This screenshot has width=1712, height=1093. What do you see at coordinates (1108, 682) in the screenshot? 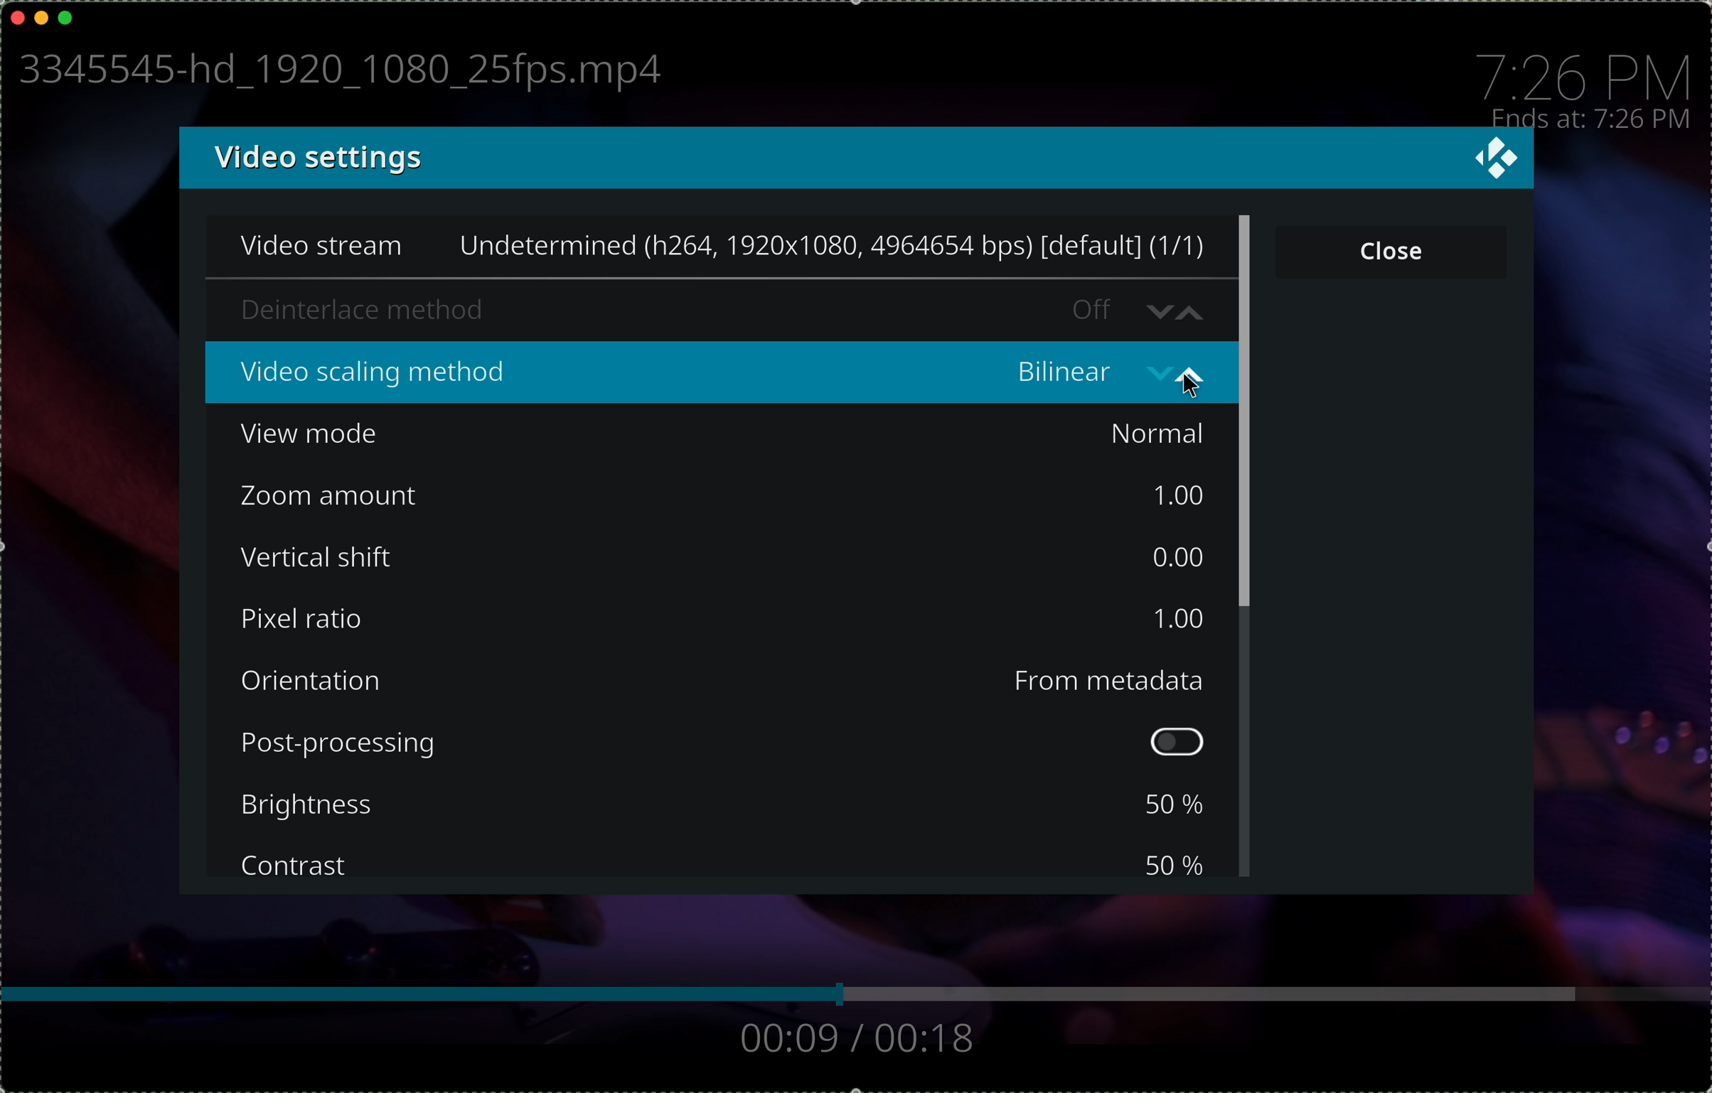
I see `from metadata` at bounding box center [1108, 682].